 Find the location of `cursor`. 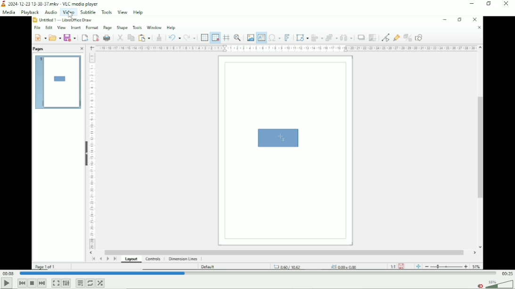

cursor is located at coordinates (70, 15).